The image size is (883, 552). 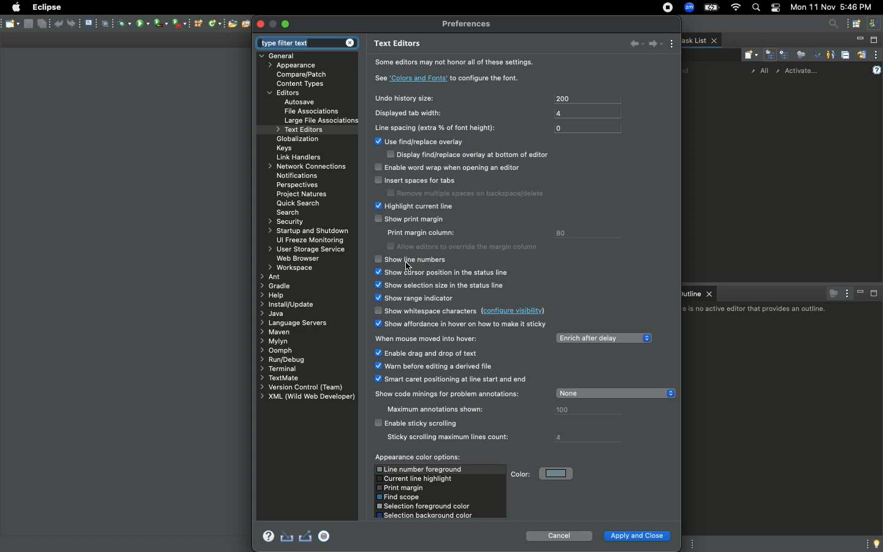 I want to click on View menu, so click(x=877, y=55).